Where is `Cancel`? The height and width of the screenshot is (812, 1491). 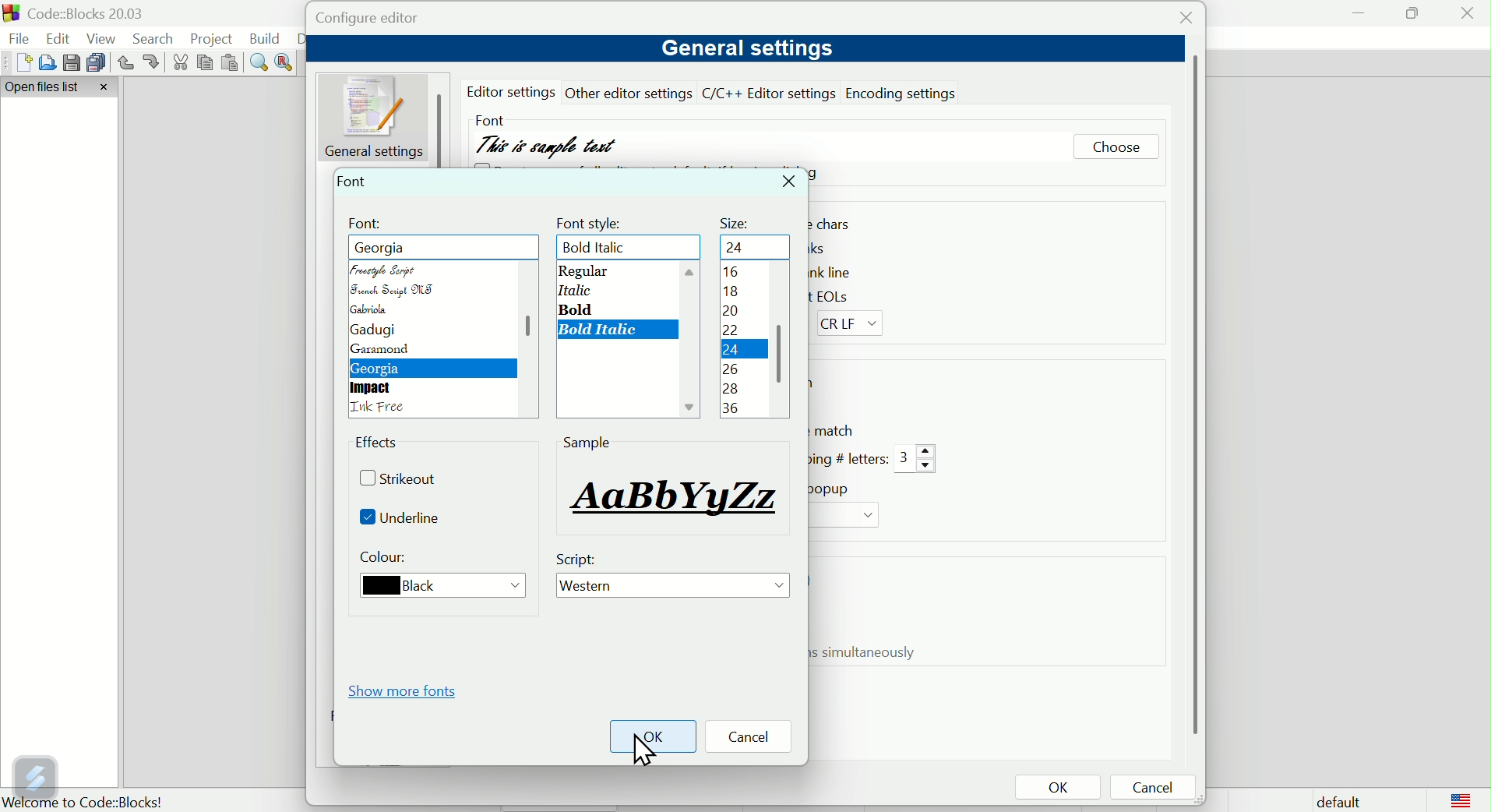
Cancel is located at coordinates (1158, 789).